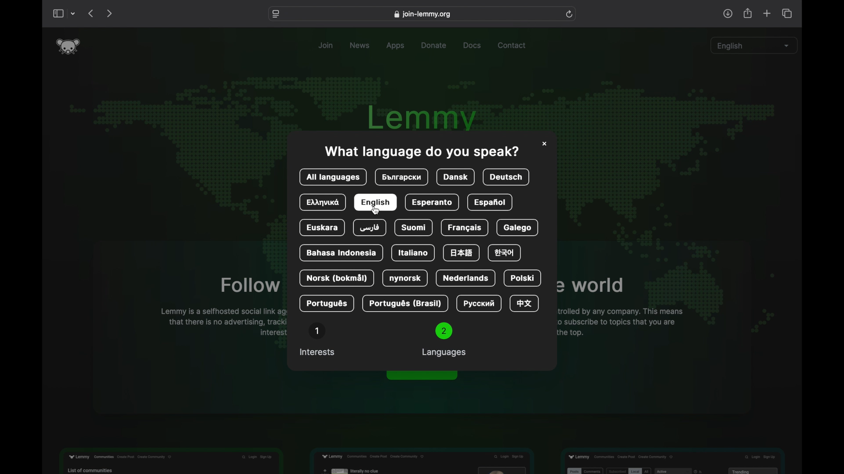 The width and height of the screenshot is (844, 474). I want to click on bahasa indonesia, so click(340, 253).